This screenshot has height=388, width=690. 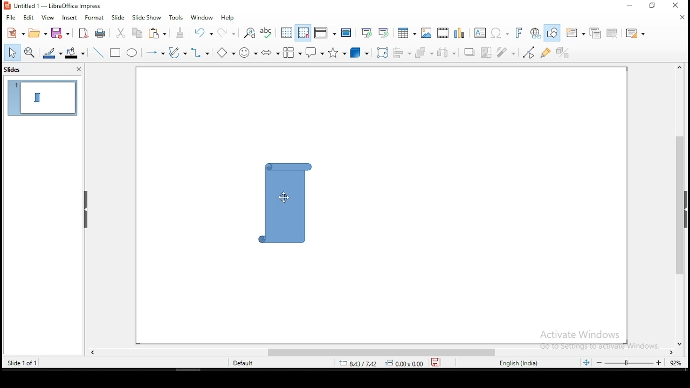 What do you see at coordinates (586, 363) in the screenshot?
I see `fit slide to current window` at bounding box center [586, 363].